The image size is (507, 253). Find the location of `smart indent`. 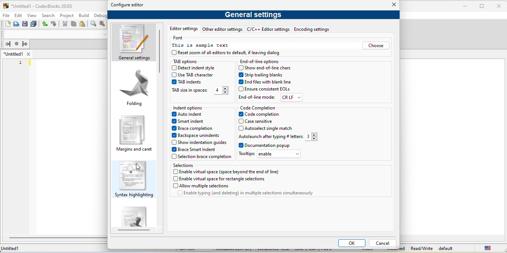

smart indent is located at coordinates (189, 122).